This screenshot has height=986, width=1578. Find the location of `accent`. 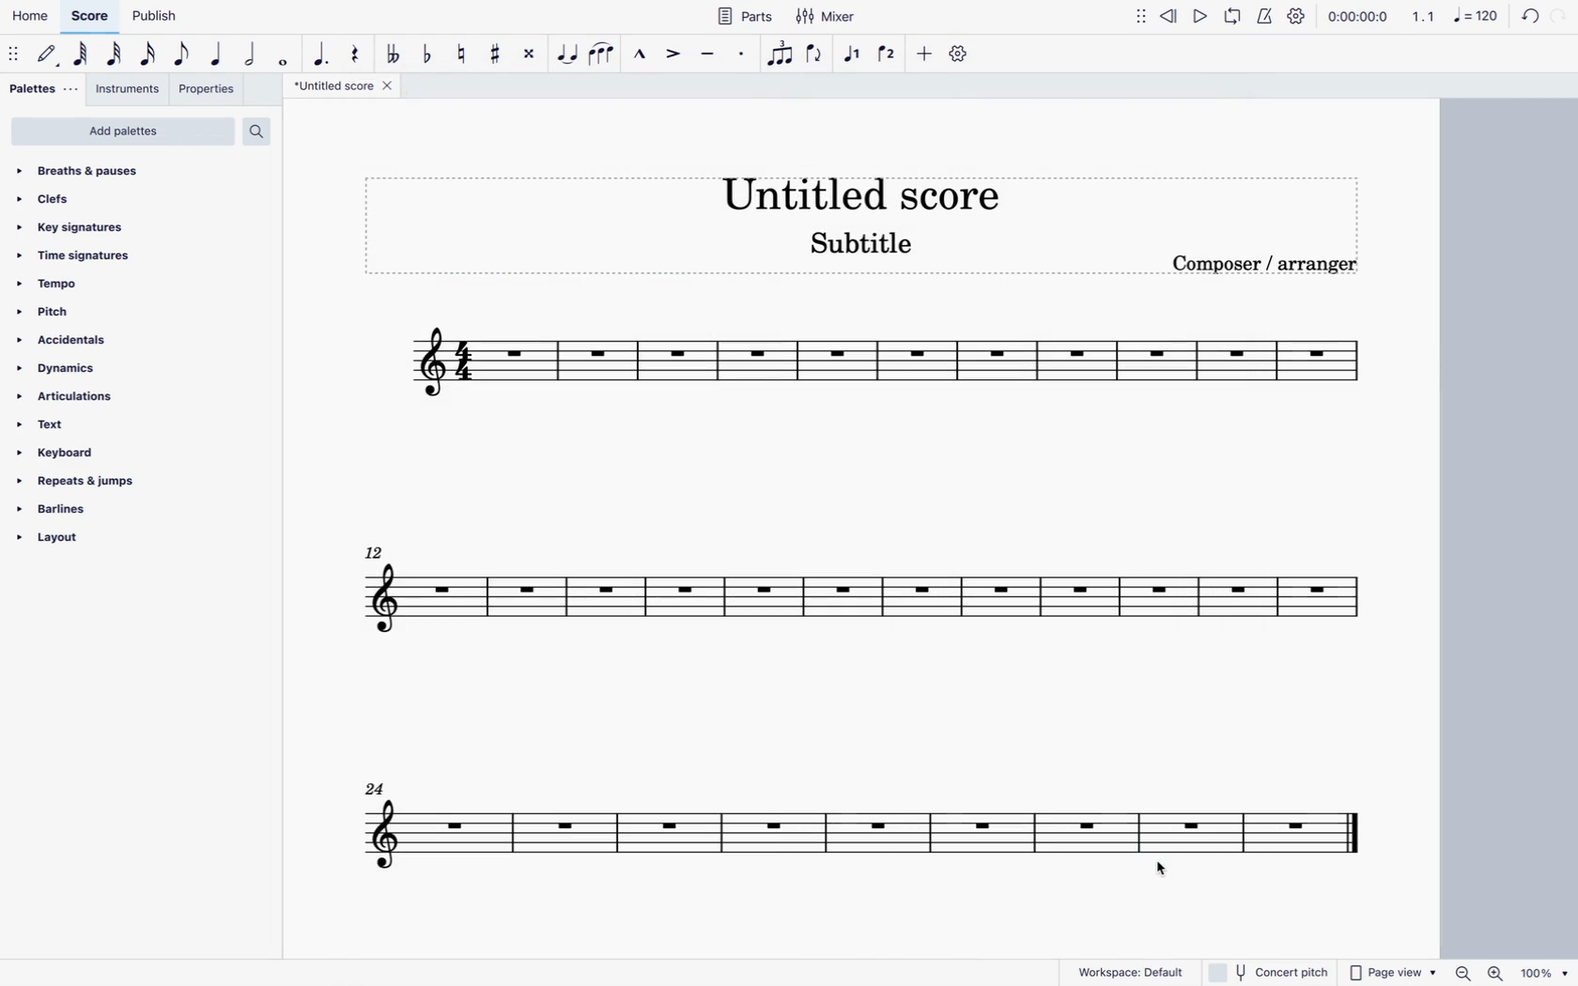

accent is located at coordinates (673, 55).